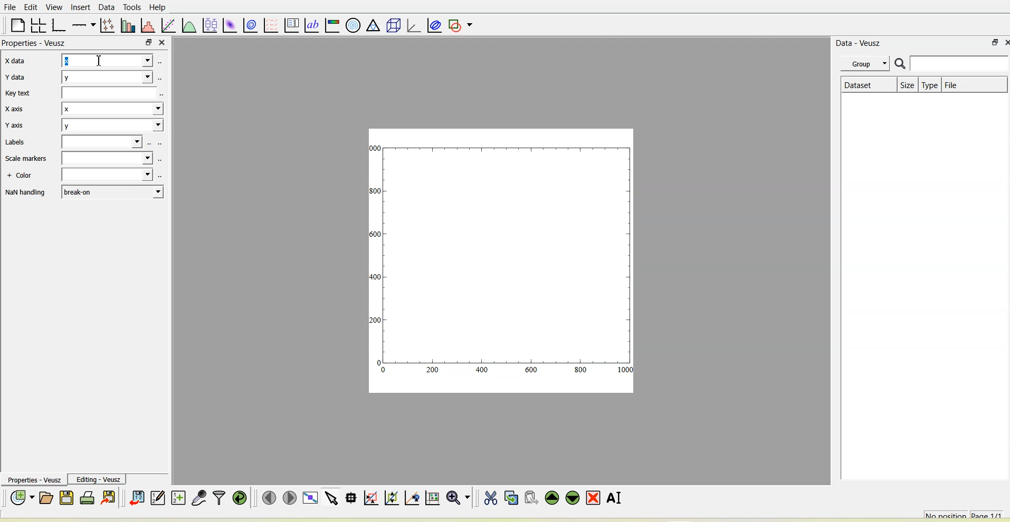 The width and height of the screenshot is (1010, 522). I want to click on Export to graphics formats, so click(108, 498).